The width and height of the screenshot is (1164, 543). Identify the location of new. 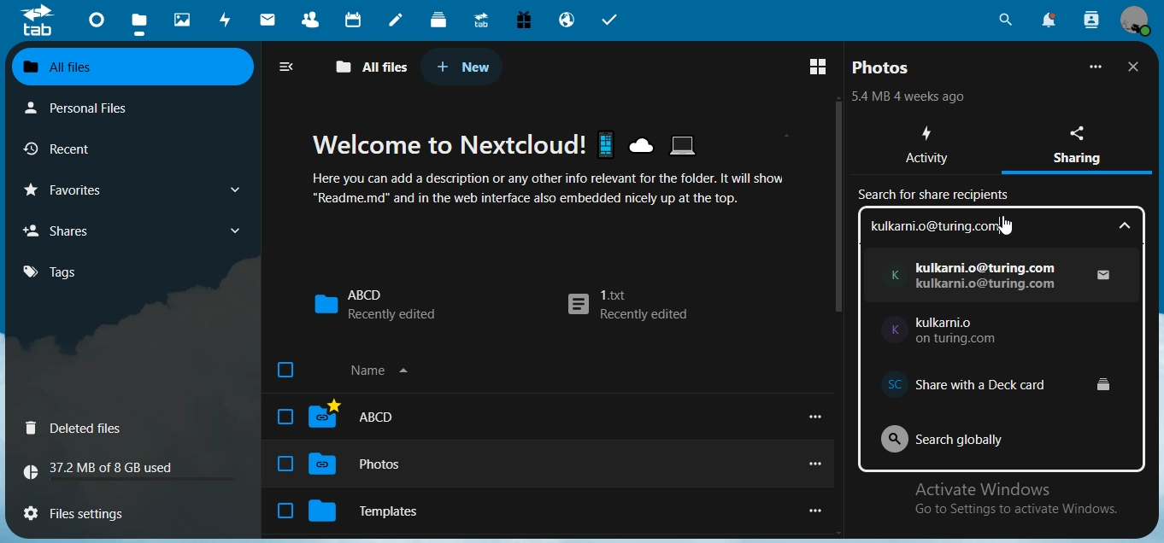
(463, 67).